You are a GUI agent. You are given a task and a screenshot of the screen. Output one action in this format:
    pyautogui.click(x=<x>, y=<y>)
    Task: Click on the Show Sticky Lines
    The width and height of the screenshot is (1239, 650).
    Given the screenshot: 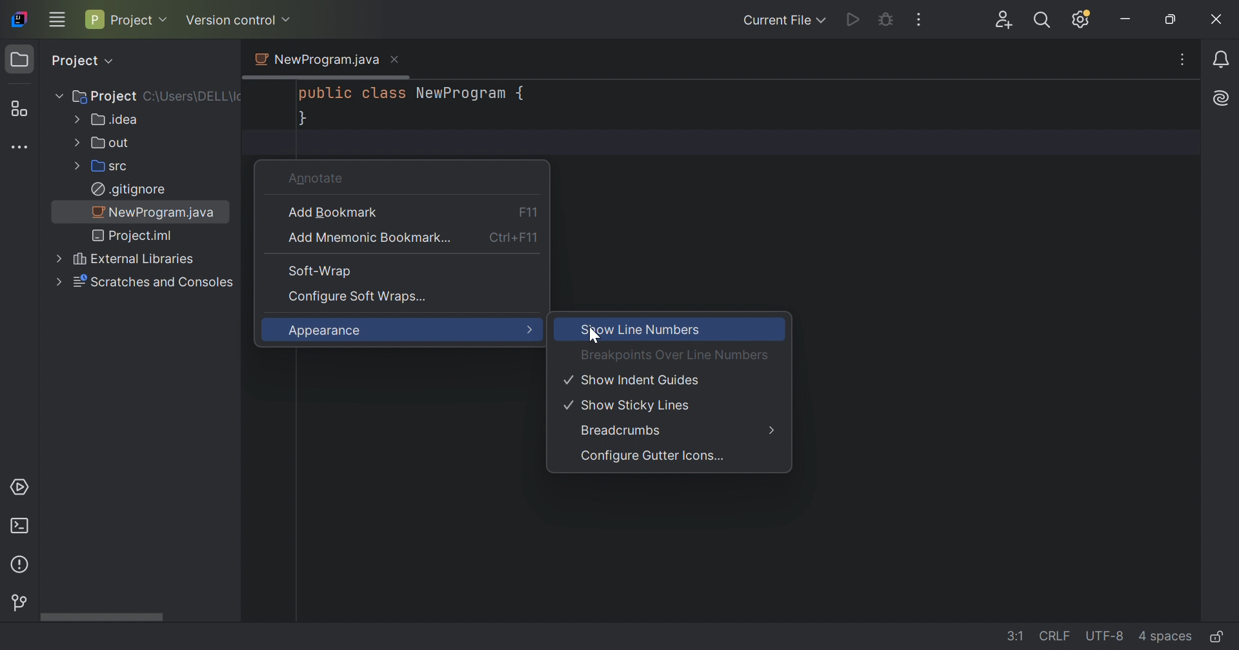 What is the action you would take?
    pyautogui.click(x=630, y=407)
    